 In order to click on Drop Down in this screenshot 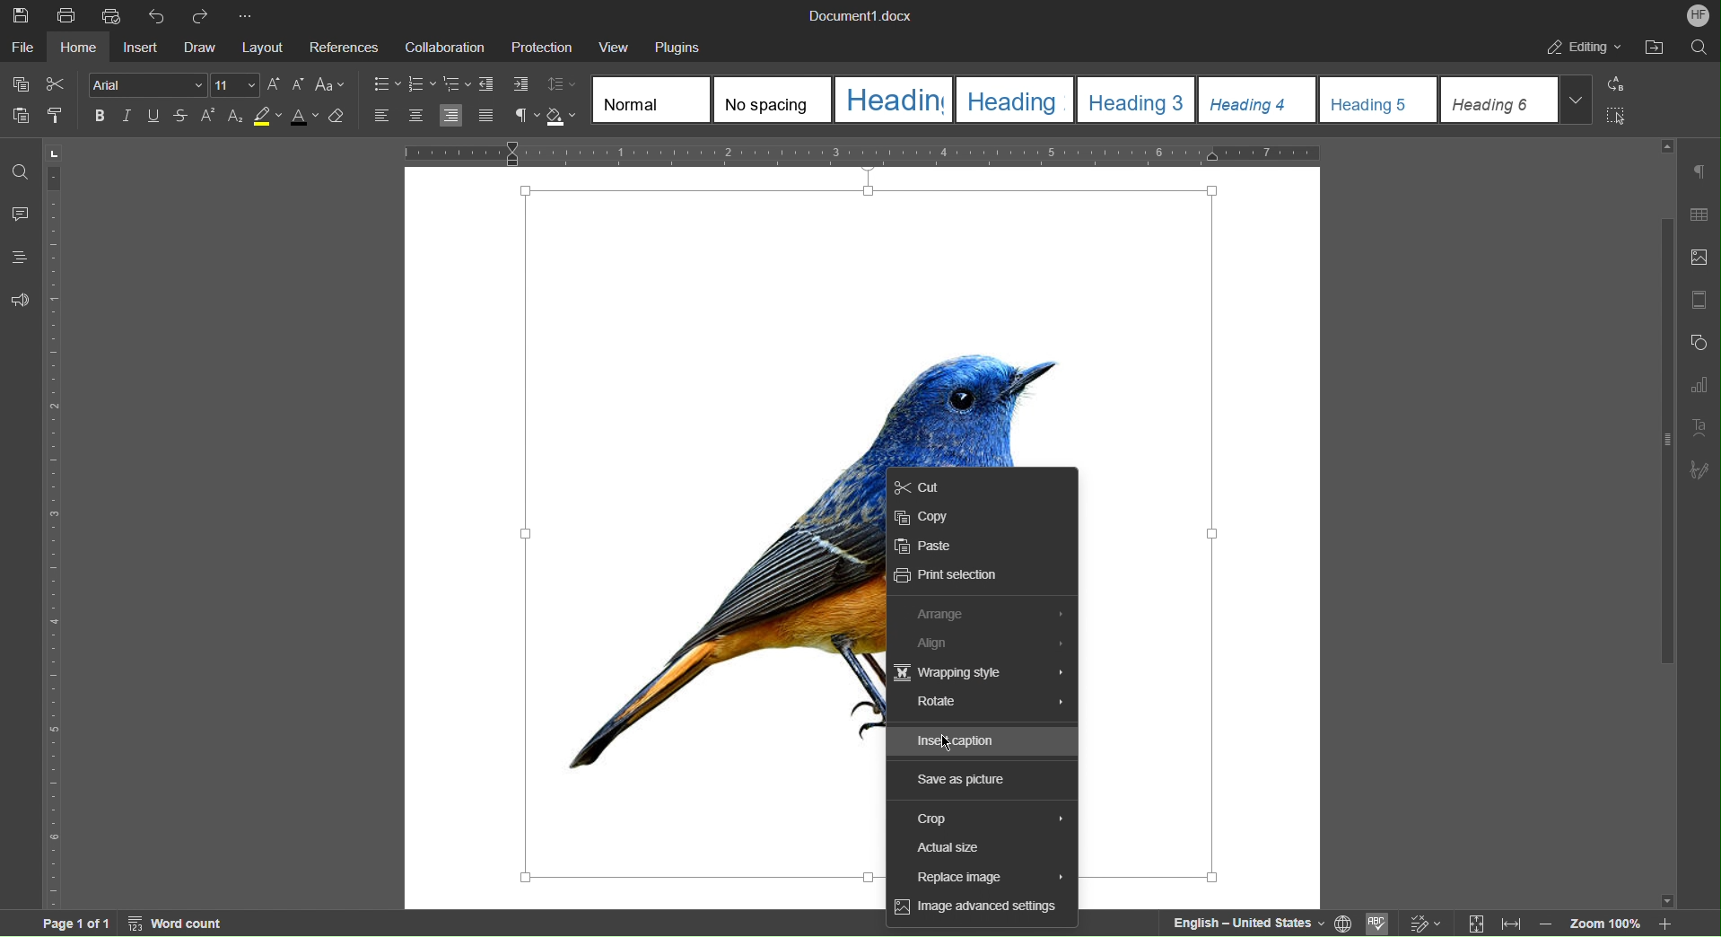, I will do `click(1576, 99)`.